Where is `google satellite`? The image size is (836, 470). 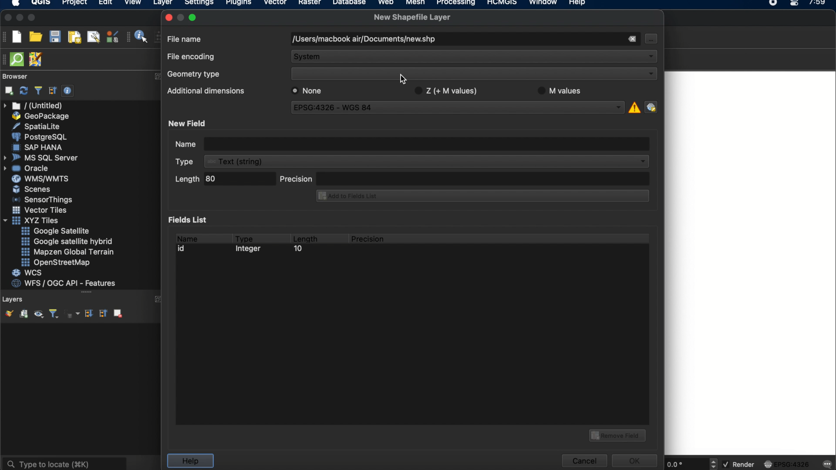
google satellite is located at coordinates (56, 231).